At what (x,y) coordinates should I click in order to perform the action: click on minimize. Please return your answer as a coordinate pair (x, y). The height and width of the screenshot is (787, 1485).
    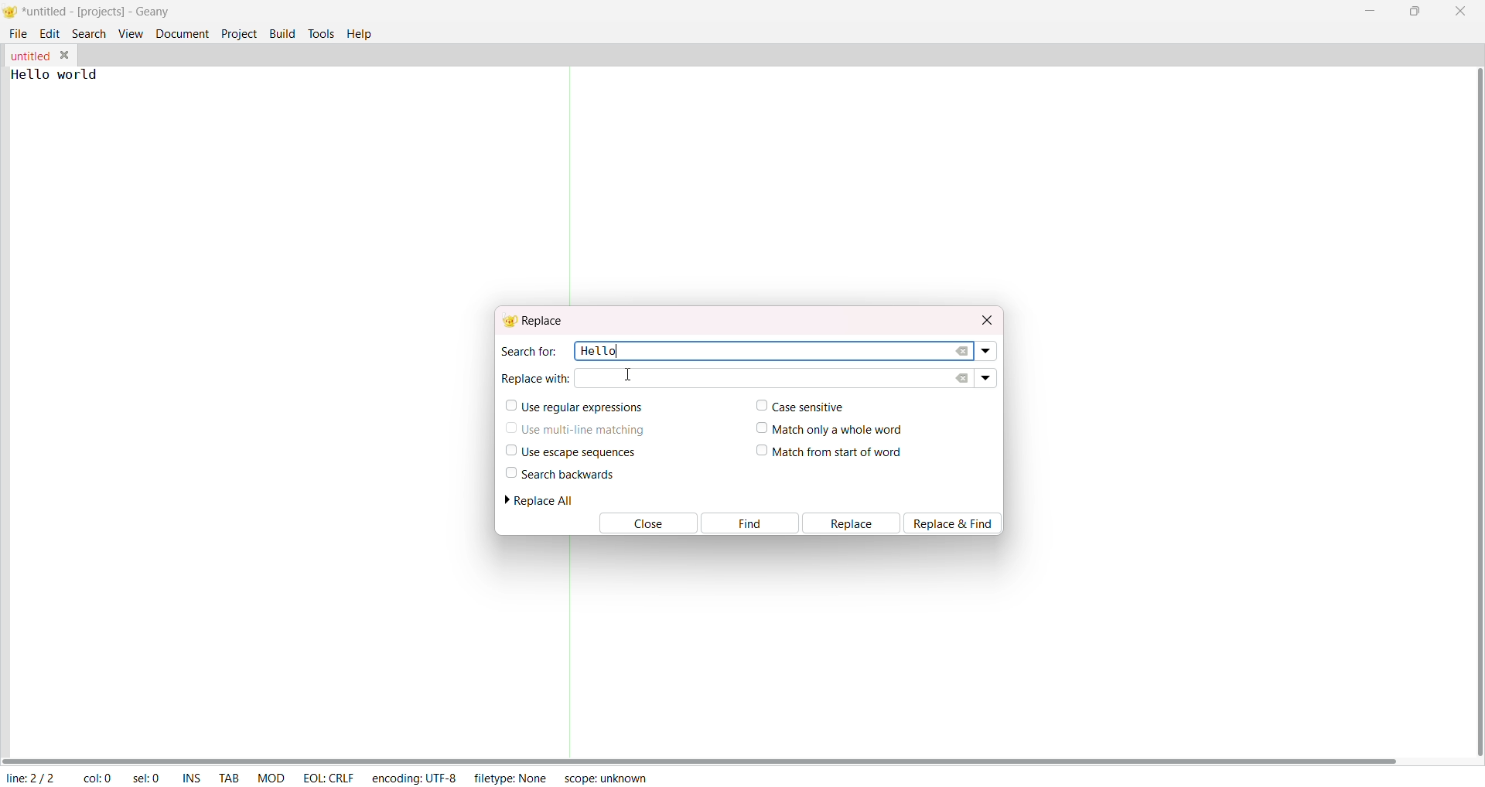
    Looking at the image, I should click on (1374, 9).